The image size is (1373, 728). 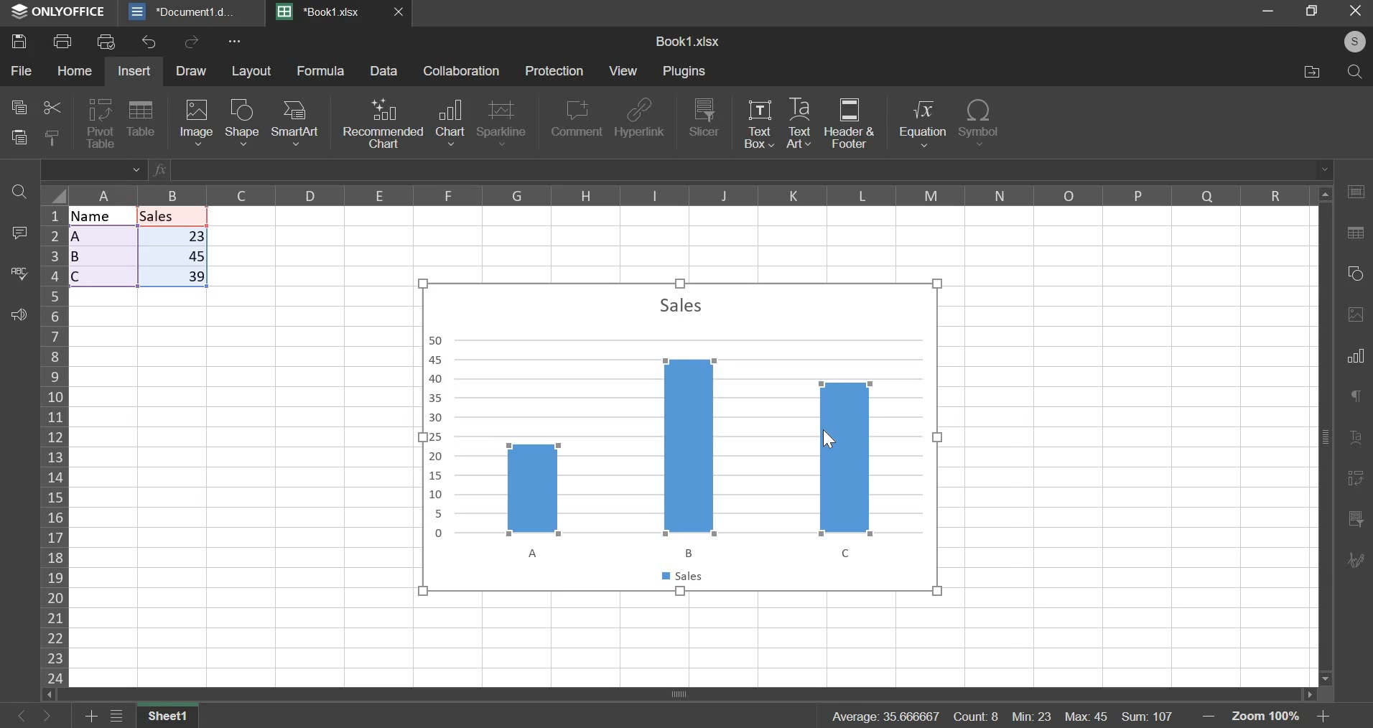 What do you see at coordinates (190, 71) in the screenshot?
I see `draw` at bounding box center [190, 71].